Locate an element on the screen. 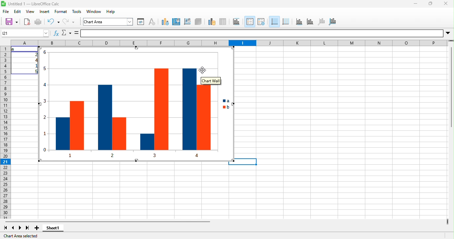  4 is located at coordinates (35, 60).